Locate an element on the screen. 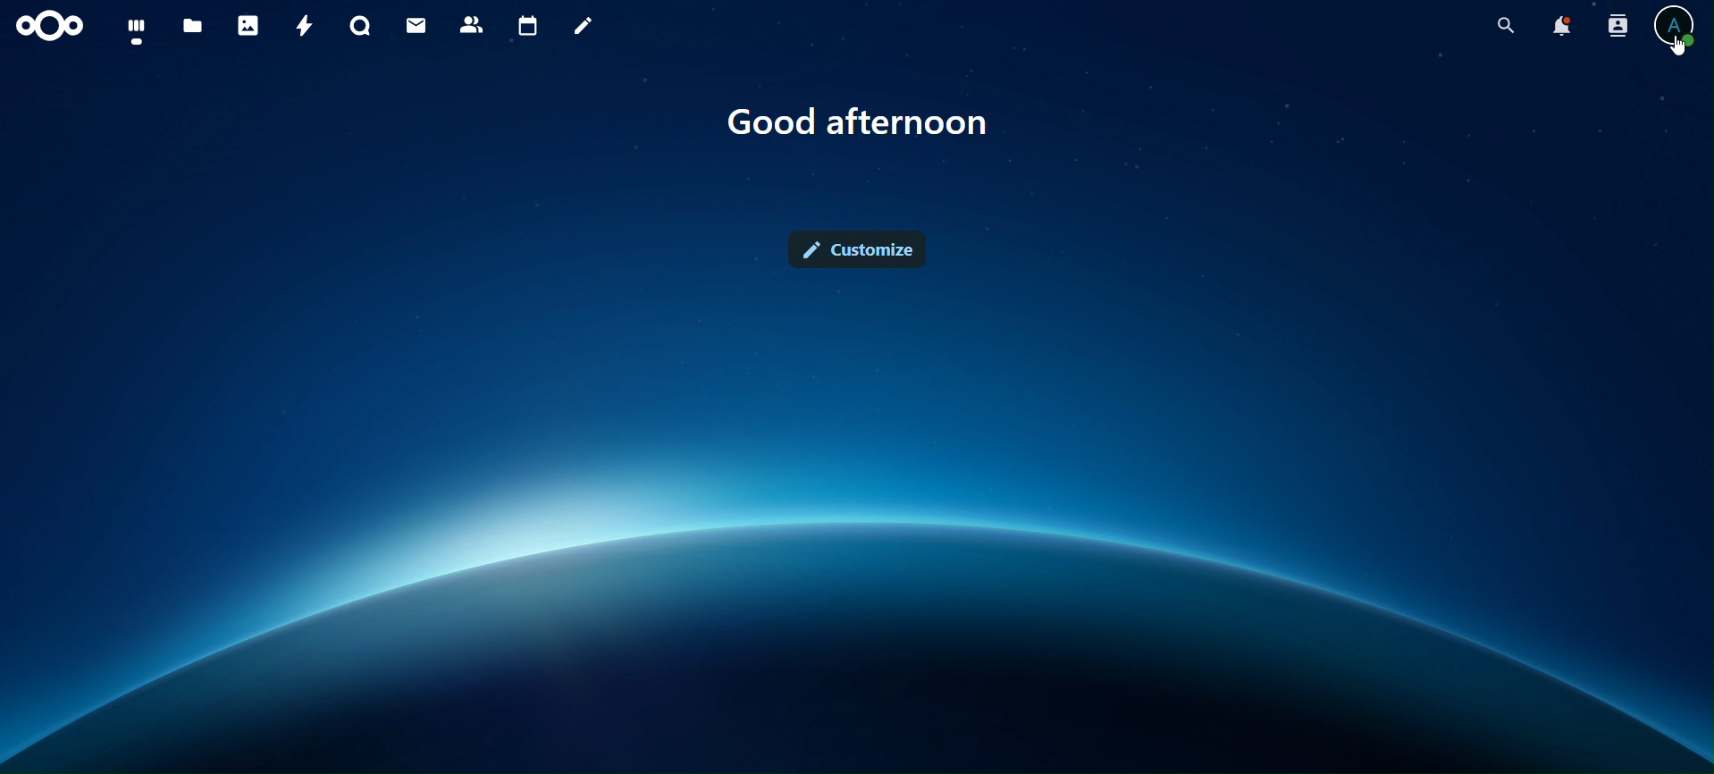 This screenshot has height=774, width=1714. notifications is located at coordinates (1561, 29).